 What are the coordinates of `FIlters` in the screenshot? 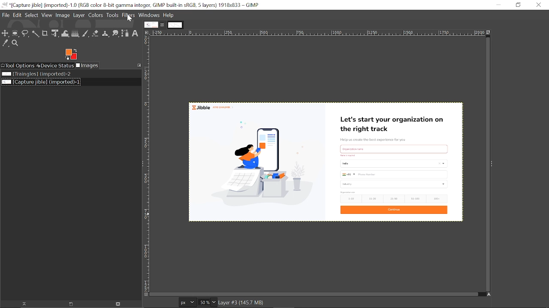 It's located at (129, 15).